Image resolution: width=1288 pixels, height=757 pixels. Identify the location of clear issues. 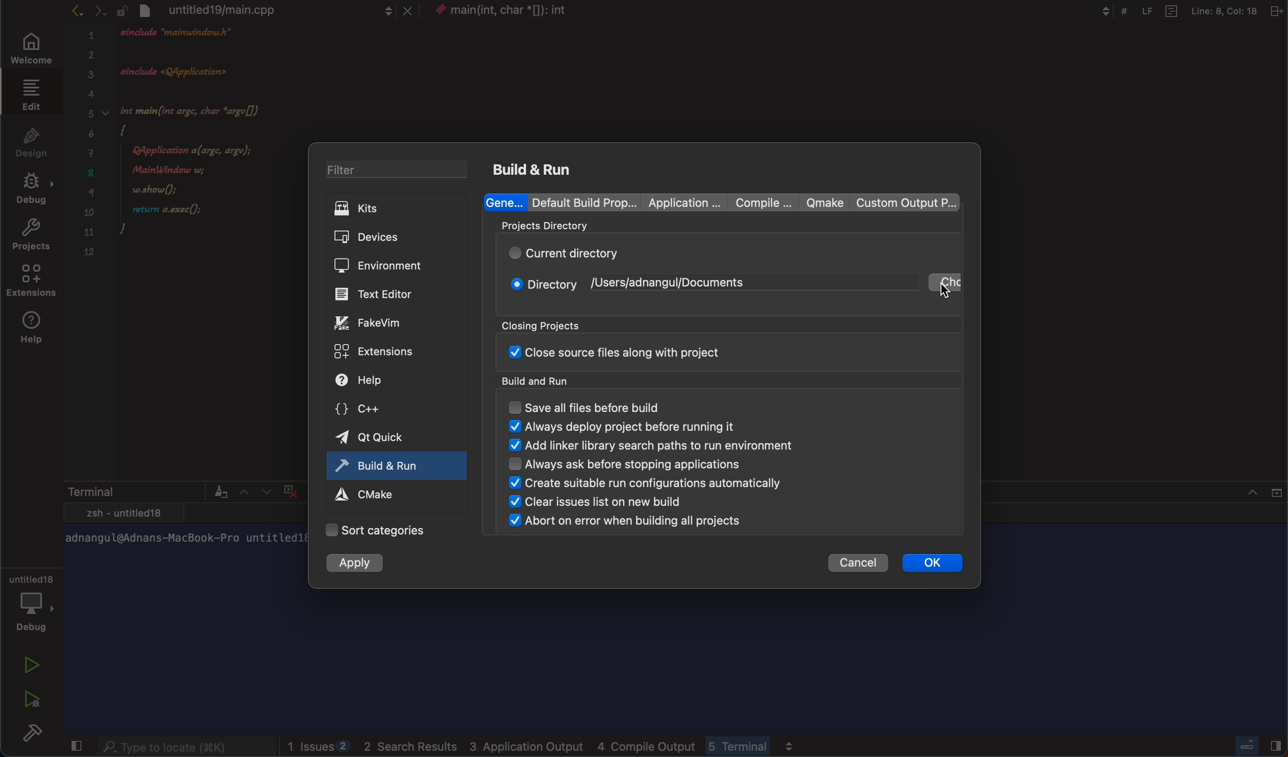
(594, 503).